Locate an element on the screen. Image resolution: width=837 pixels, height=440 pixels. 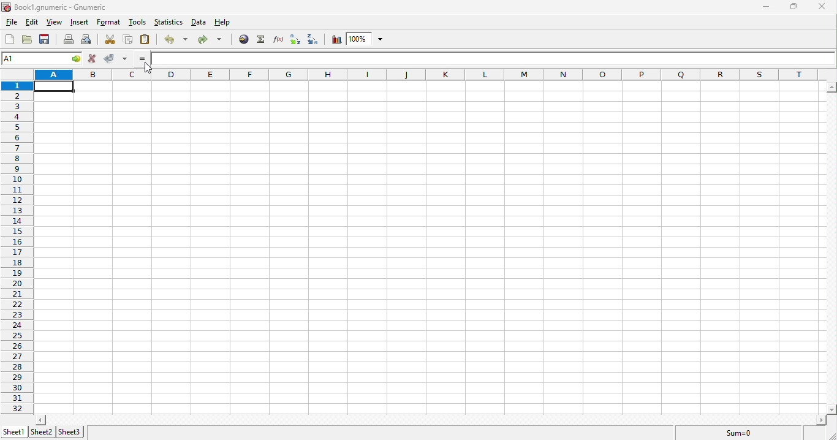
paste is located at coordinates (145, 39).